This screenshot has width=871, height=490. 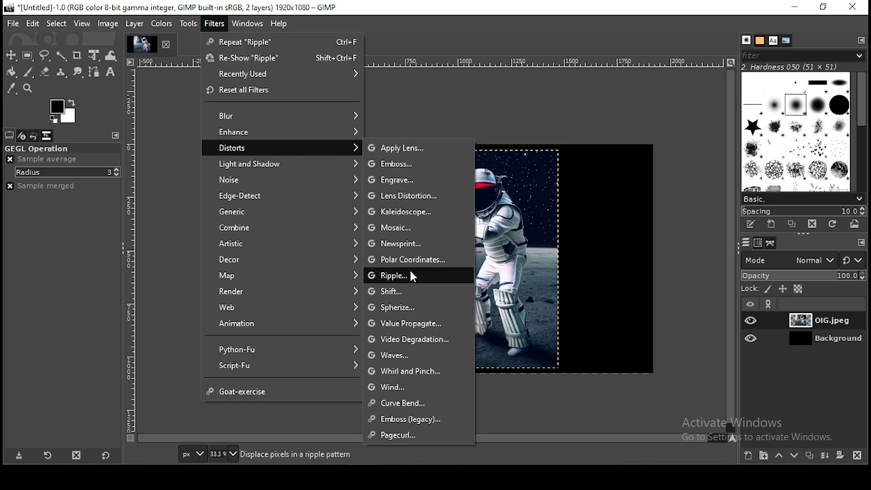 I want to click on help, so click(x=279, y=23).